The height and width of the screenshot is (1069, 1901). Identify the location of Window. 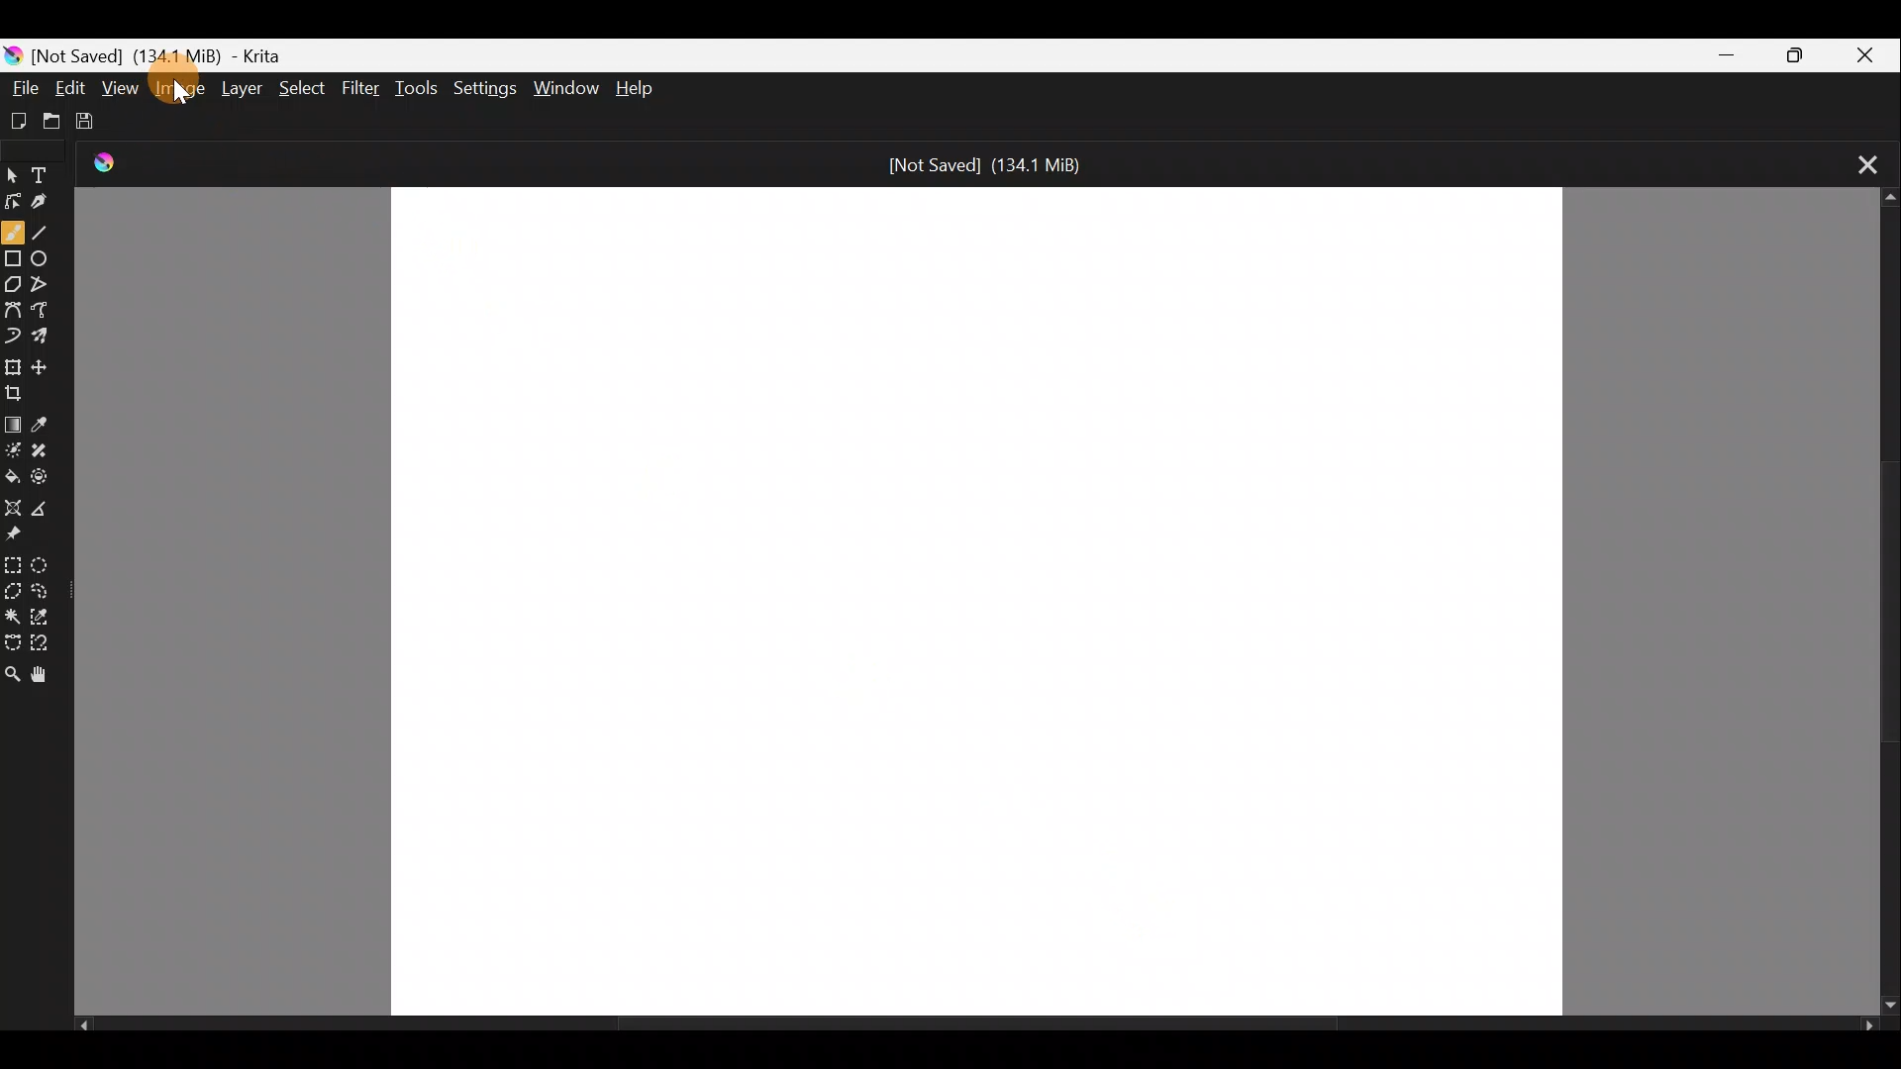
(565, 85).